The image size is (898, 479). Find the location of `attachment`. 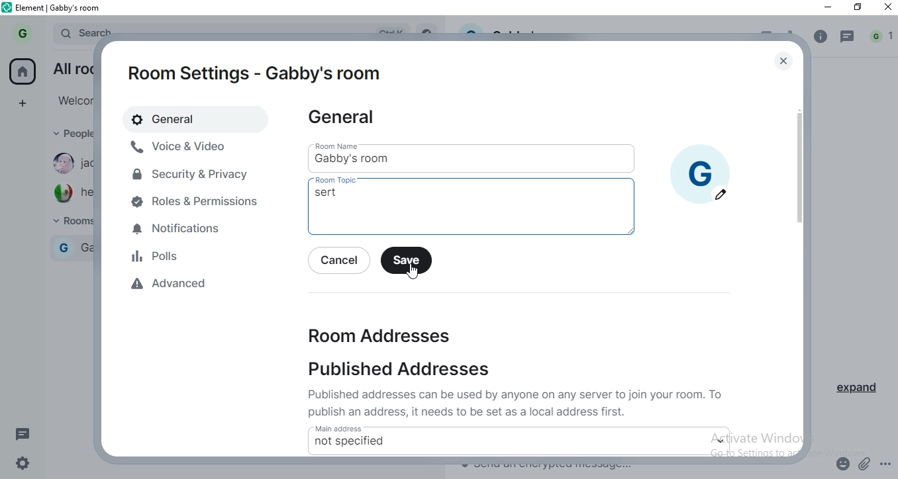

attachment is located at coordinates (866, 463).